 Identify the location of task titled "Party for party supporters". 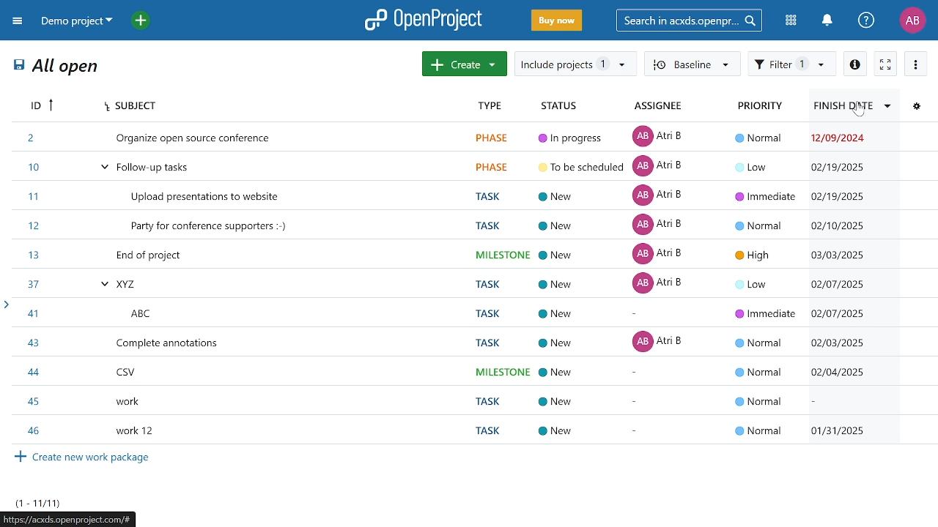
(476, 225).